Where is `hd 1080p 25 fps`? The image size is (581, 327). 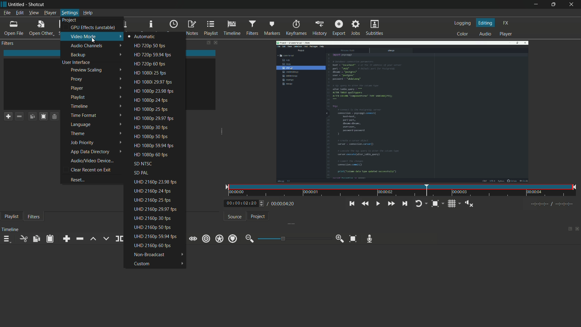 hd 1080p 25 fps is located at coordinates (158, 109).